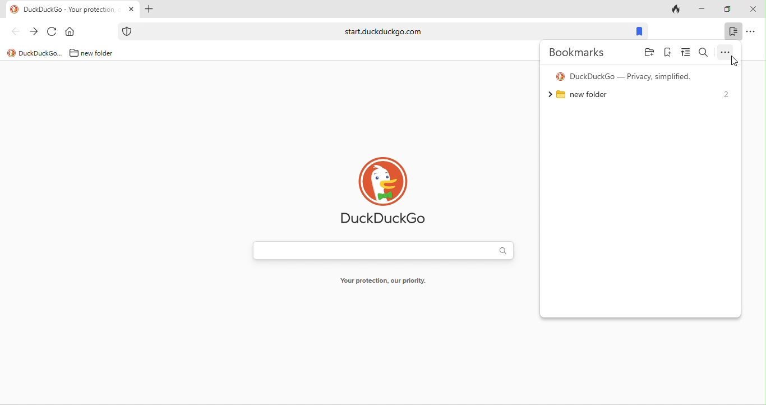 The height and width of the screenshot is (405, 766). Describe the element at coordinates (625, 77) in the screenshot. I see `duck duck go - privacy simplified` at that location.